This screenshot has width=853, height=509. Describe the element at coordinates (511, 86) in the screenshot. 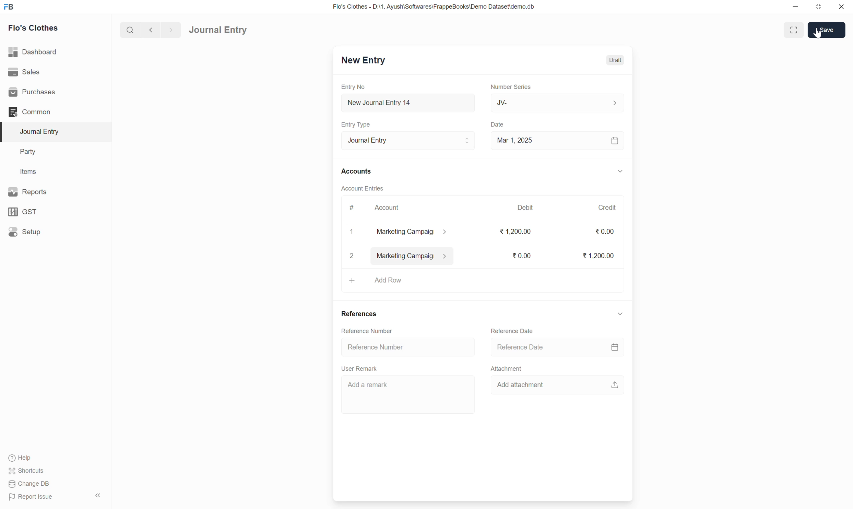

I see `Number Series` at that location.